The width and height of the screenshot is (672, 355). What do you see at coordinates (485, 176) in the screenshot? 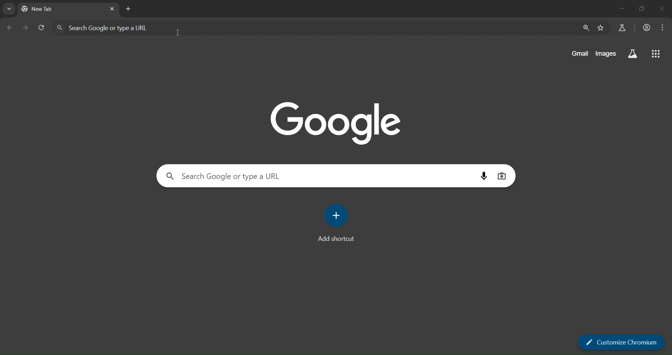
I see `voice search` at bounding box center [485, 176].